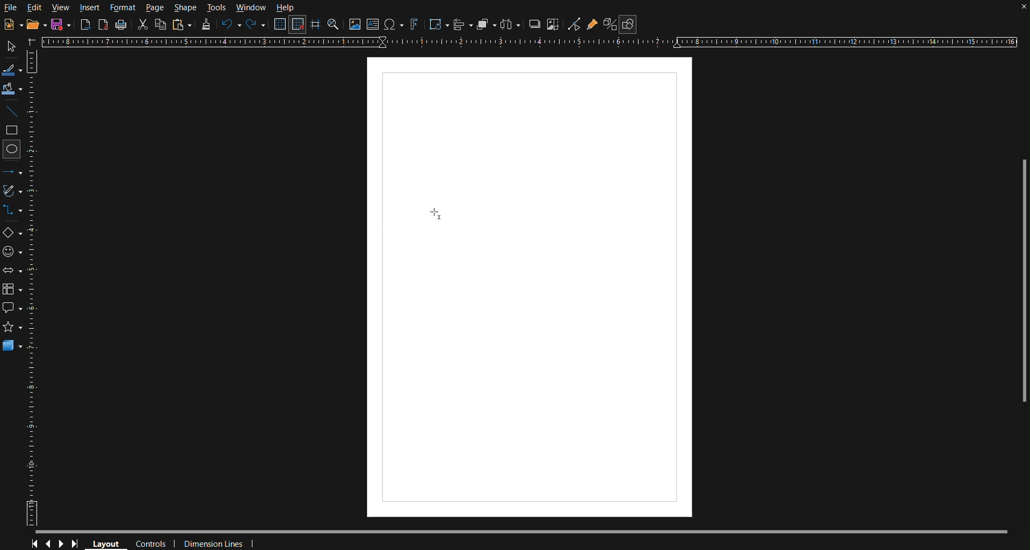  What do you see at coordinates (1020, 277) in the screenshot?
I see `Scrollbar` at bounding box center [1020, 277].